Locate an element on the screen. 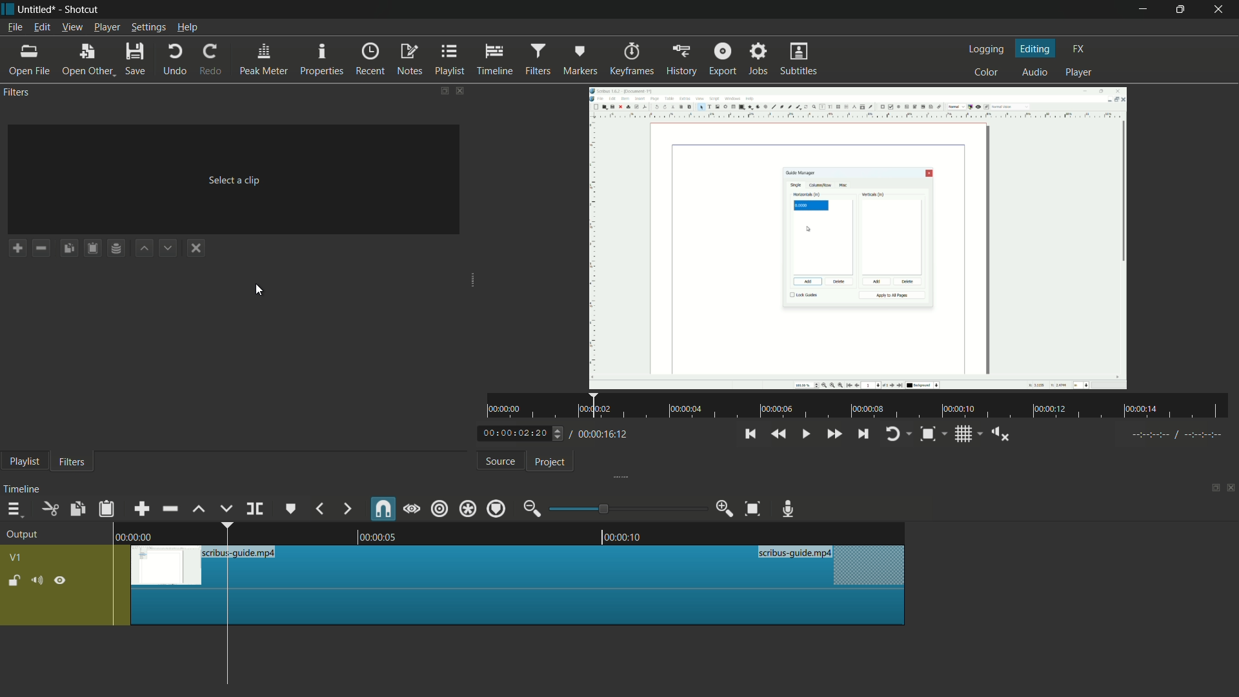  paste is located at coordinates (106, 510).